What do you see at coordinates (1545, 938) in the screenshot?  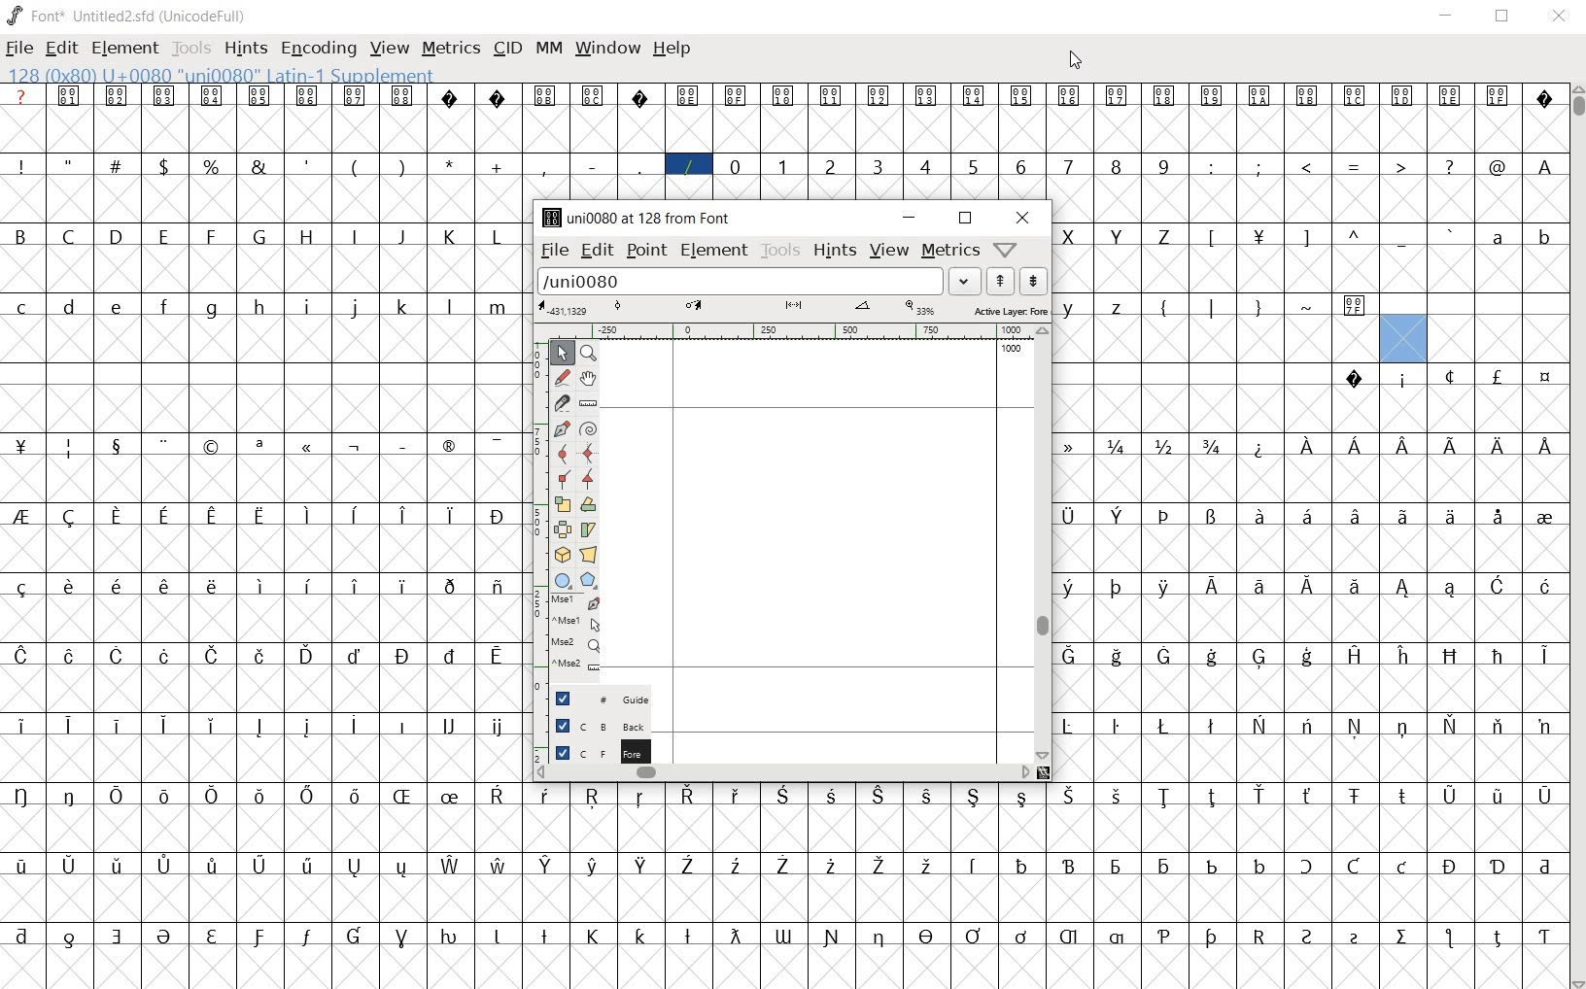 I see `glyph` at bounding box center [1545, 938].